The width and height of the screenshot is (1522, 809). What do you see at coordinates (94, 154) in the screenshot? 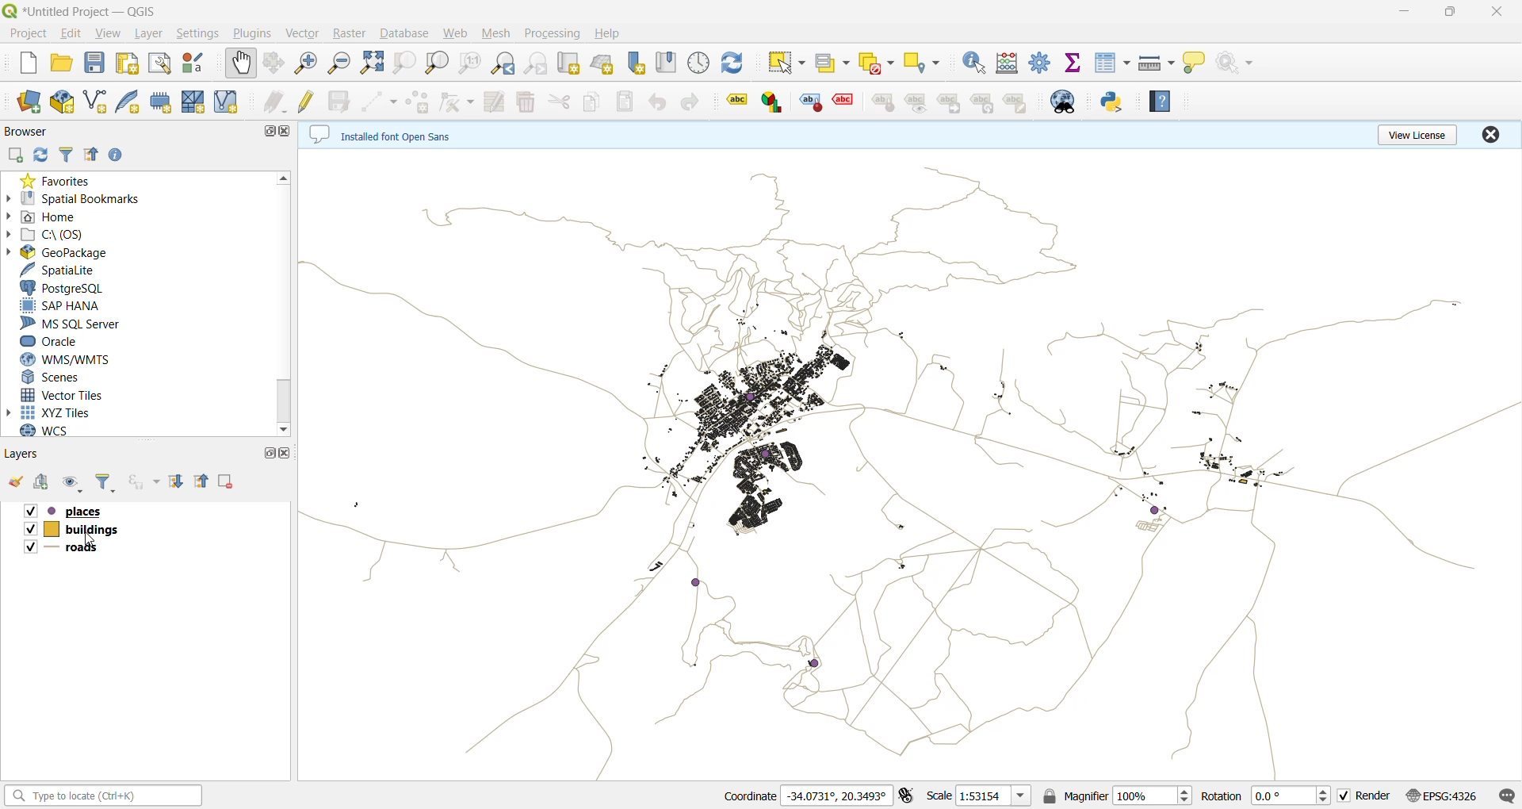
I see `collapse all` at bounding box center [94, 154].